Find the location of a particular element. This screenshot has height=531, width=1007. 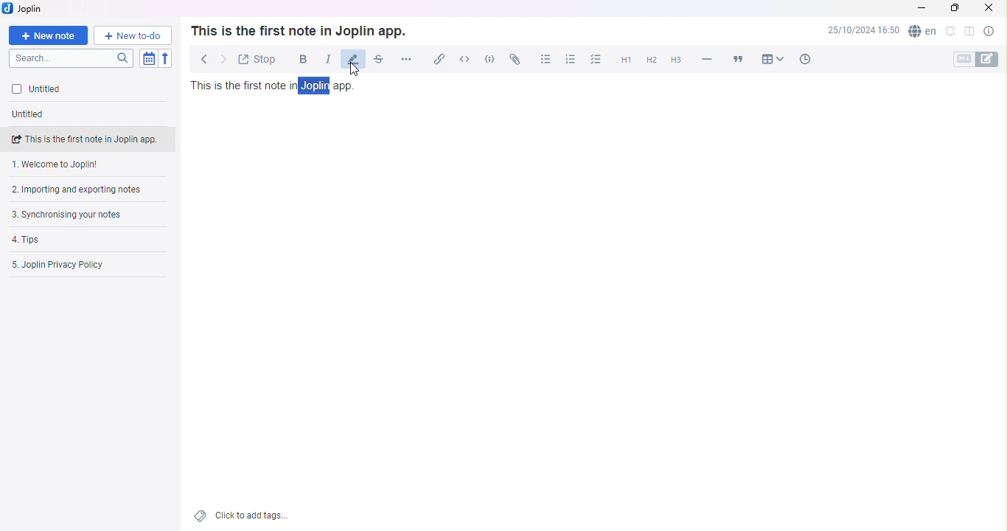

Toggle editor layout is located at coordinates (967, 32).